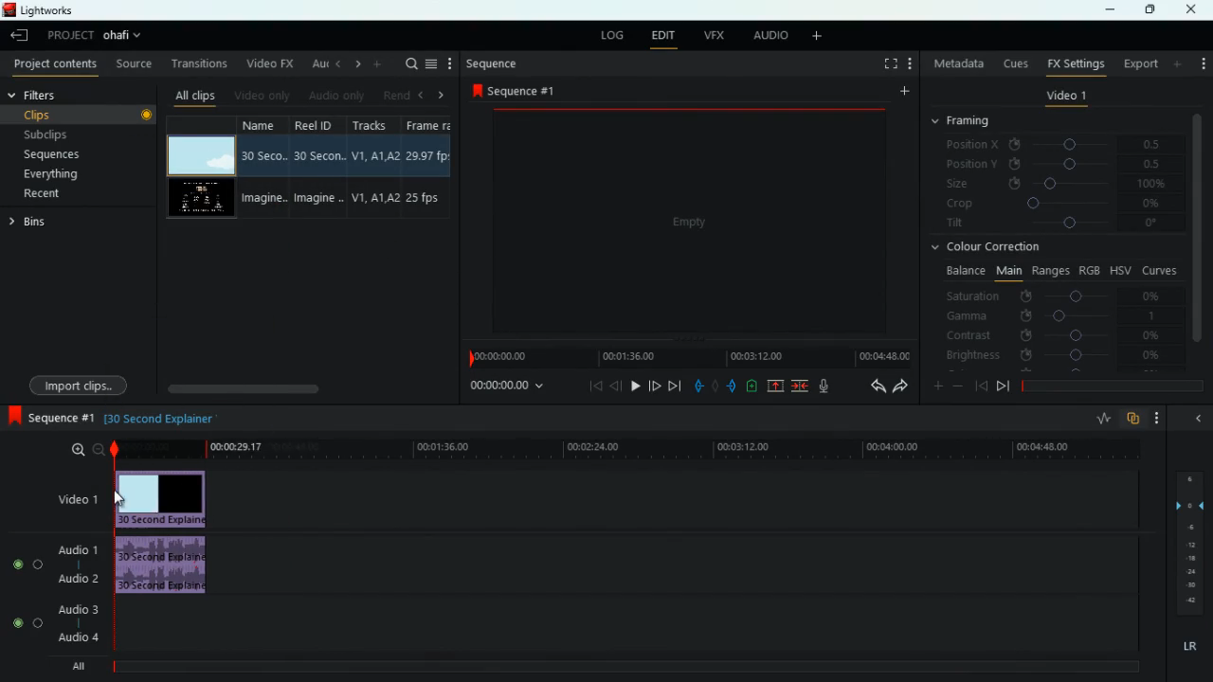 The image size is (1213, 682). I want to click on add, so click(377, 65).